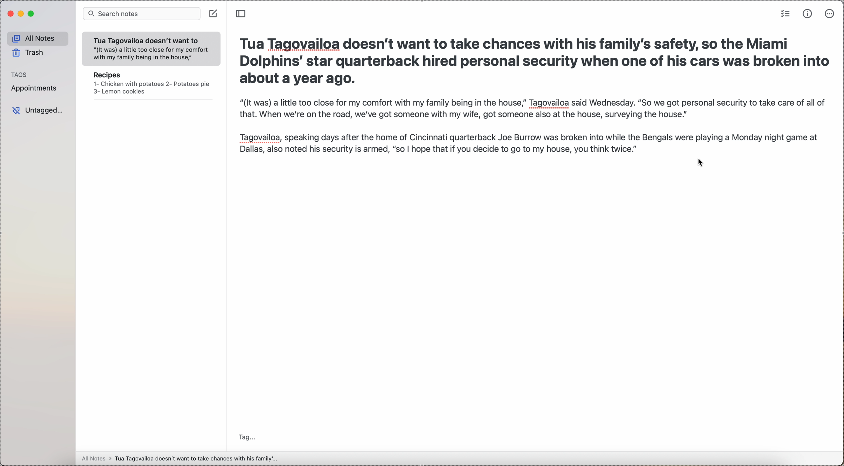 This screenshot has width=844, height=466. Describe the element at coordinates (830, 14) in the screenshot. I see `more options` at that location.